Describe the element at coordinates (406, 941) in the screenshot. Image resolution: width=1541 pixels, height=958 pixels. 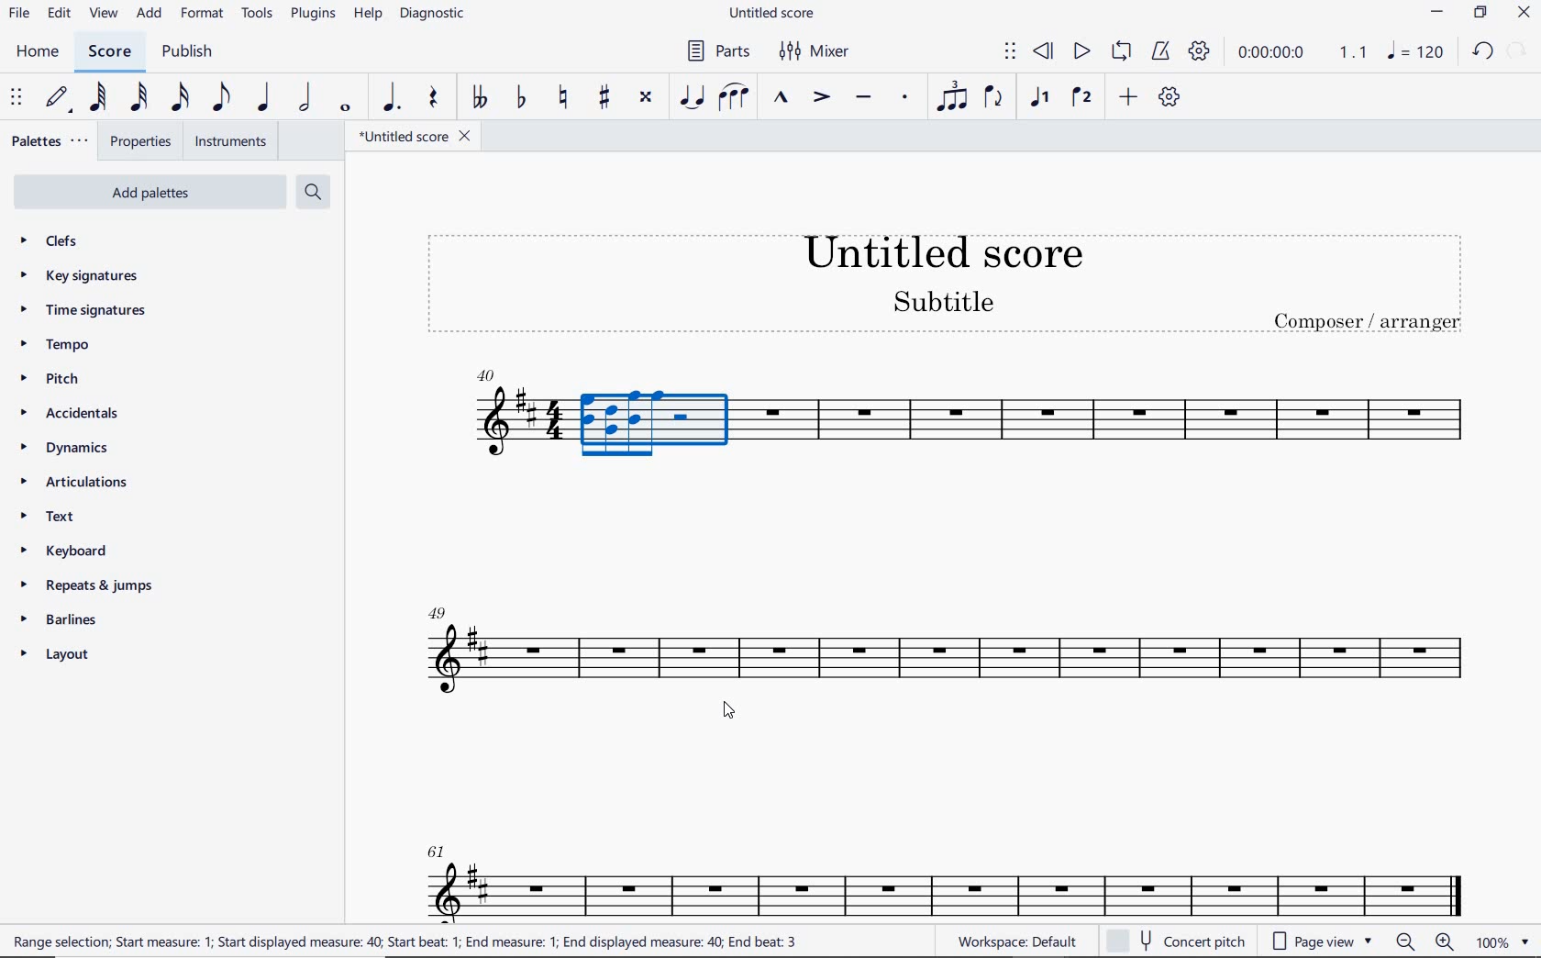
I see `range selection` at that location.